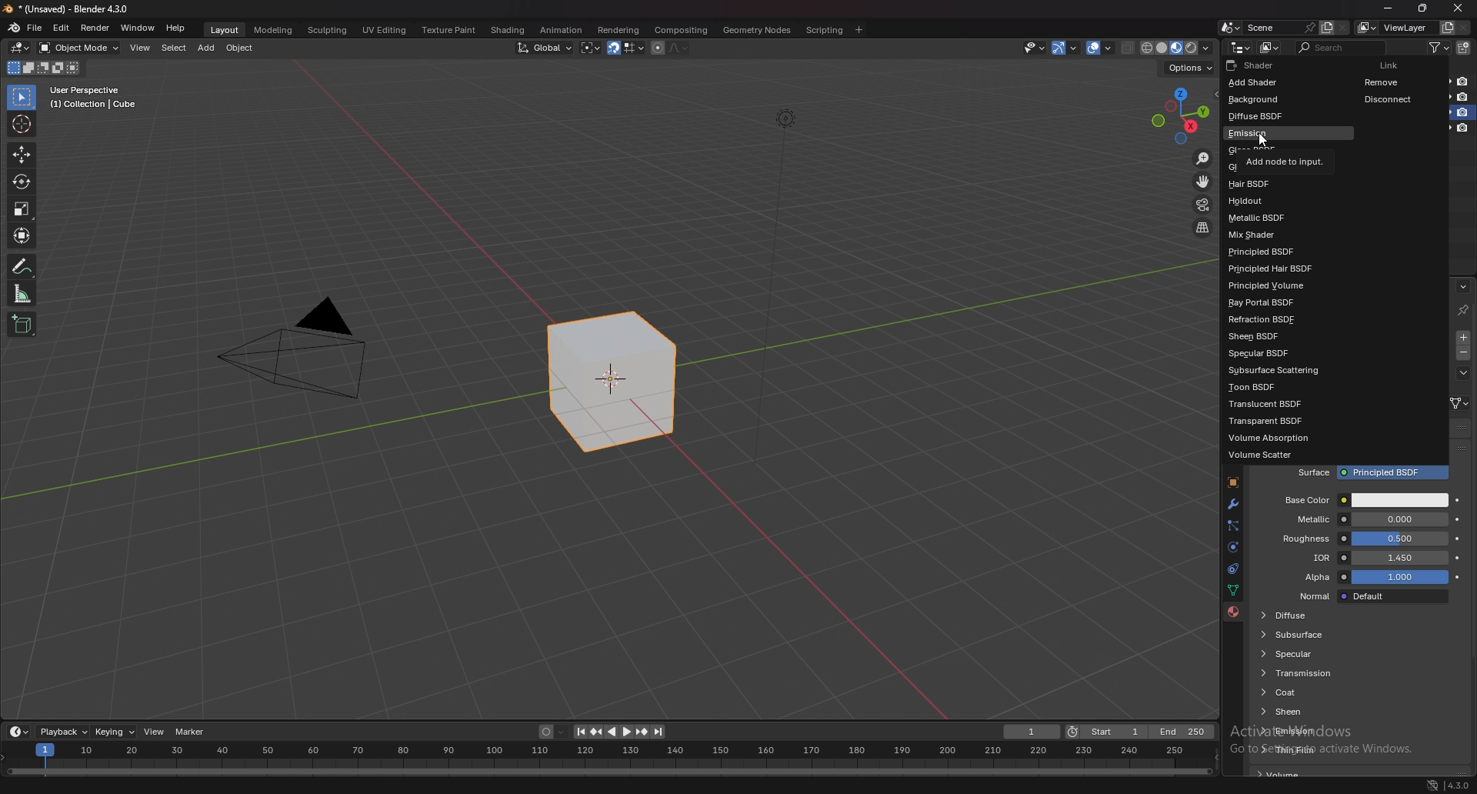  What do you see at coordinates (138, 28) in the screenshot?
I see `window` at bounding box center [138, 28].